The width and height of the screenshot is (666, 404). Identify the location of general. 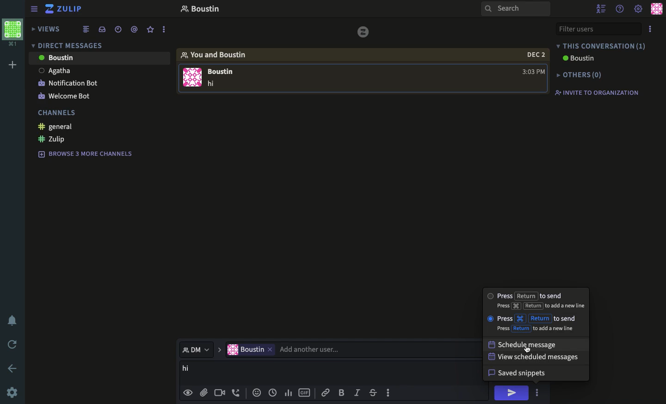
(55, 127).